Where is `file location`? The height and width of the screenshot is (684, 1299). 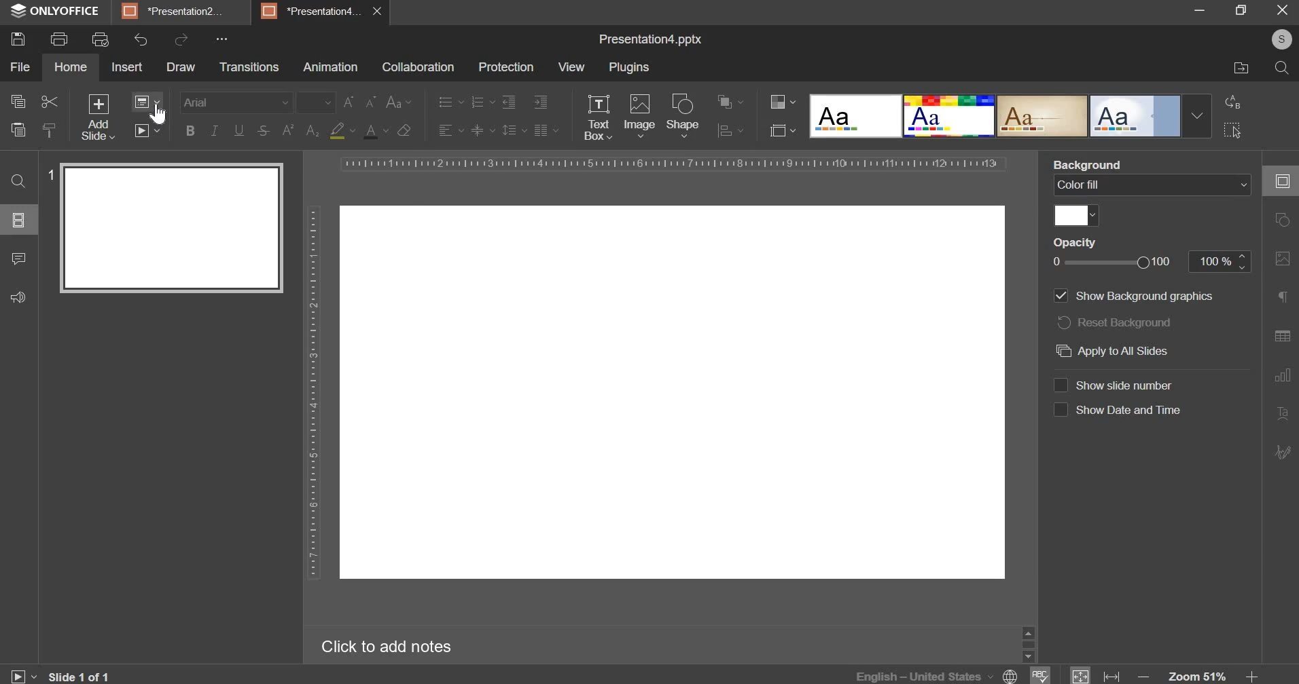
file location is located at coordinates (1241, 69).